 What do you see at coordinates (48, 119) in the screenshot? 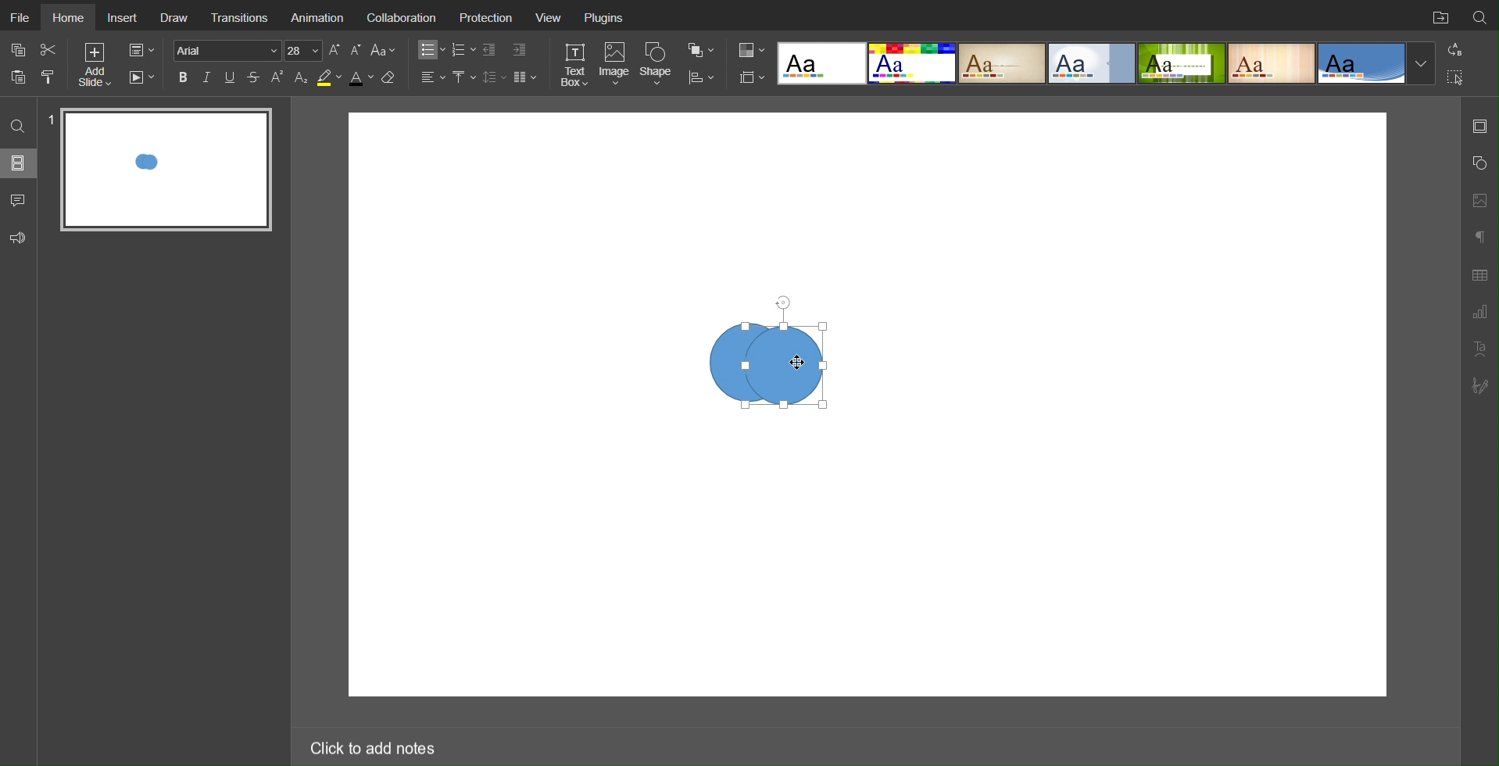
I see `slide number` at bounding box center [48, 119].